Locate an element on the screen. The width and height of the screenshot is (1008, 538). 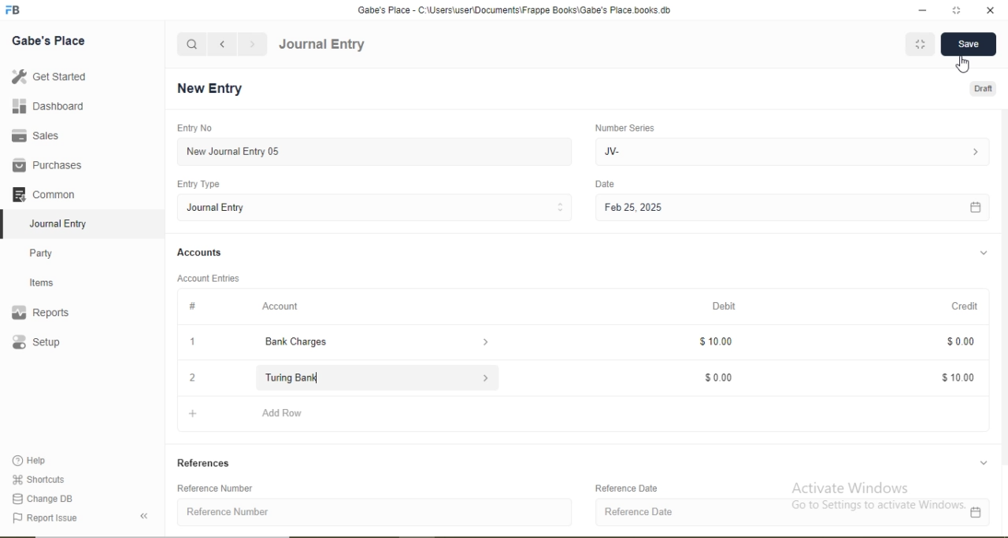
resize is located at coordinates (954, 10).